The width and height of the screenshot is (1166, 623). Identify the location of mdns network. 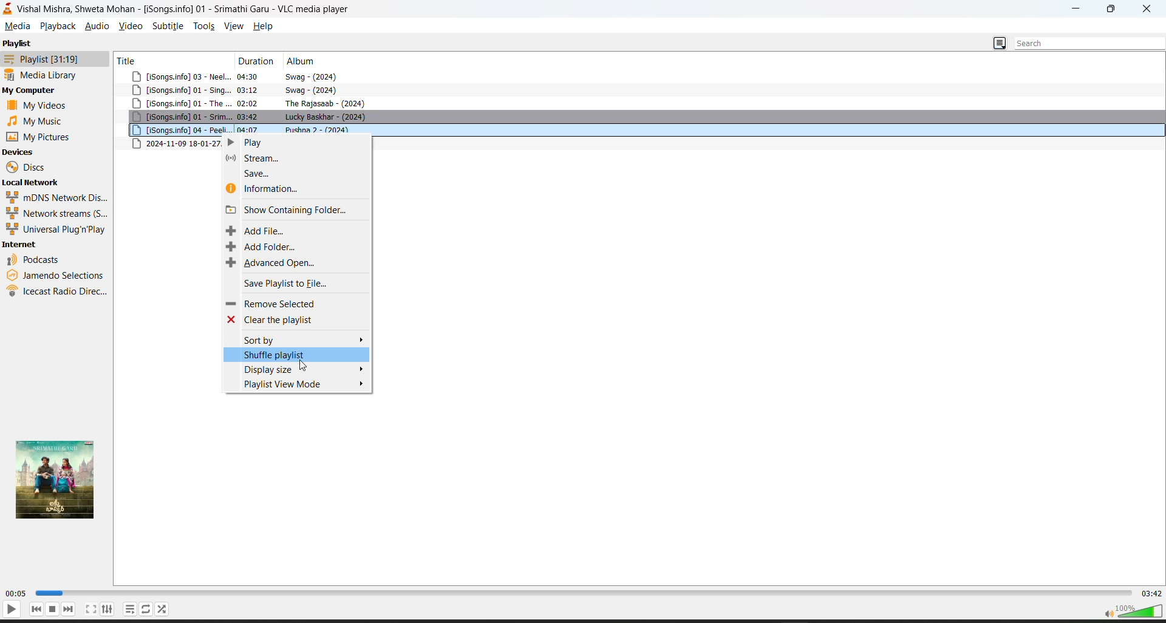
(54, 197).